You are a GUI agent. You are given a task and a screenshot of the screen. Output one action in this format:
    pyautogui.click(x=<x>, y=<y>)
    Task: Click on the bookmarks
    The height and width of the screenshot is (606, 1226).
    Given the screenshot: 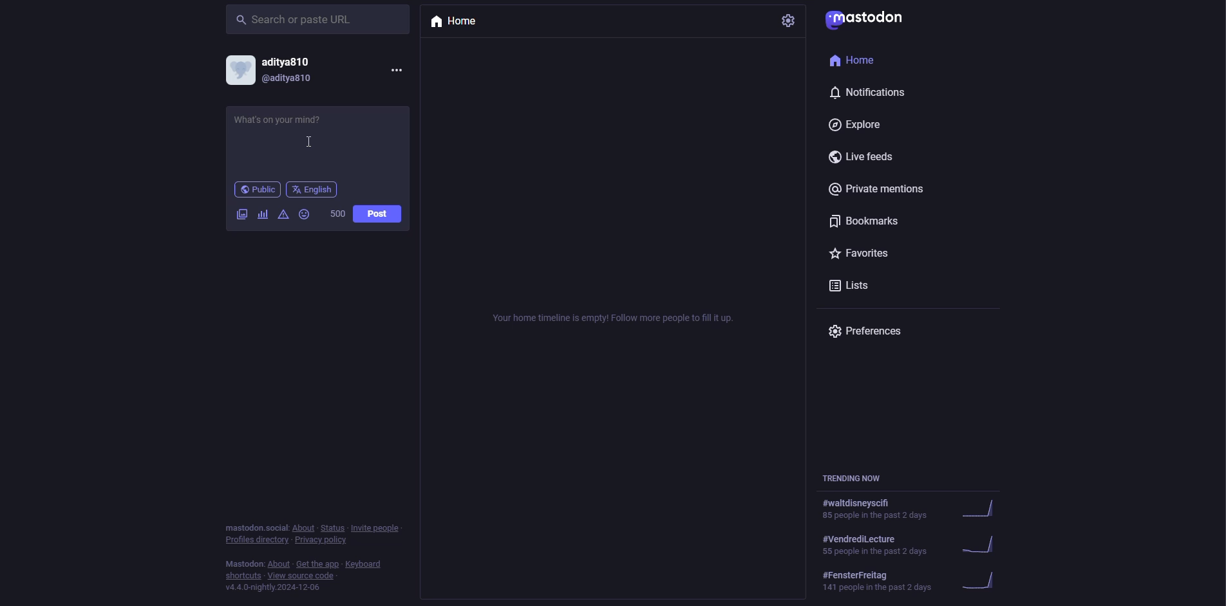 What is the action you would take?
    pyautogui.click(x=865, y=223)
    